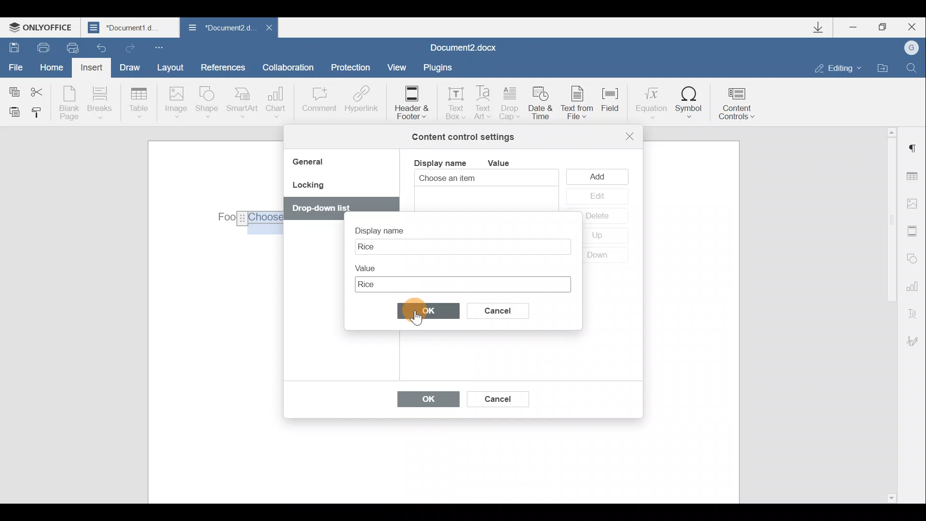 Image resolution: width=926 pixels, height=521 pixels. What do you see at coordinates (429, 314) in the screenshot?
I see `OK` at bounding box center [429, 314].